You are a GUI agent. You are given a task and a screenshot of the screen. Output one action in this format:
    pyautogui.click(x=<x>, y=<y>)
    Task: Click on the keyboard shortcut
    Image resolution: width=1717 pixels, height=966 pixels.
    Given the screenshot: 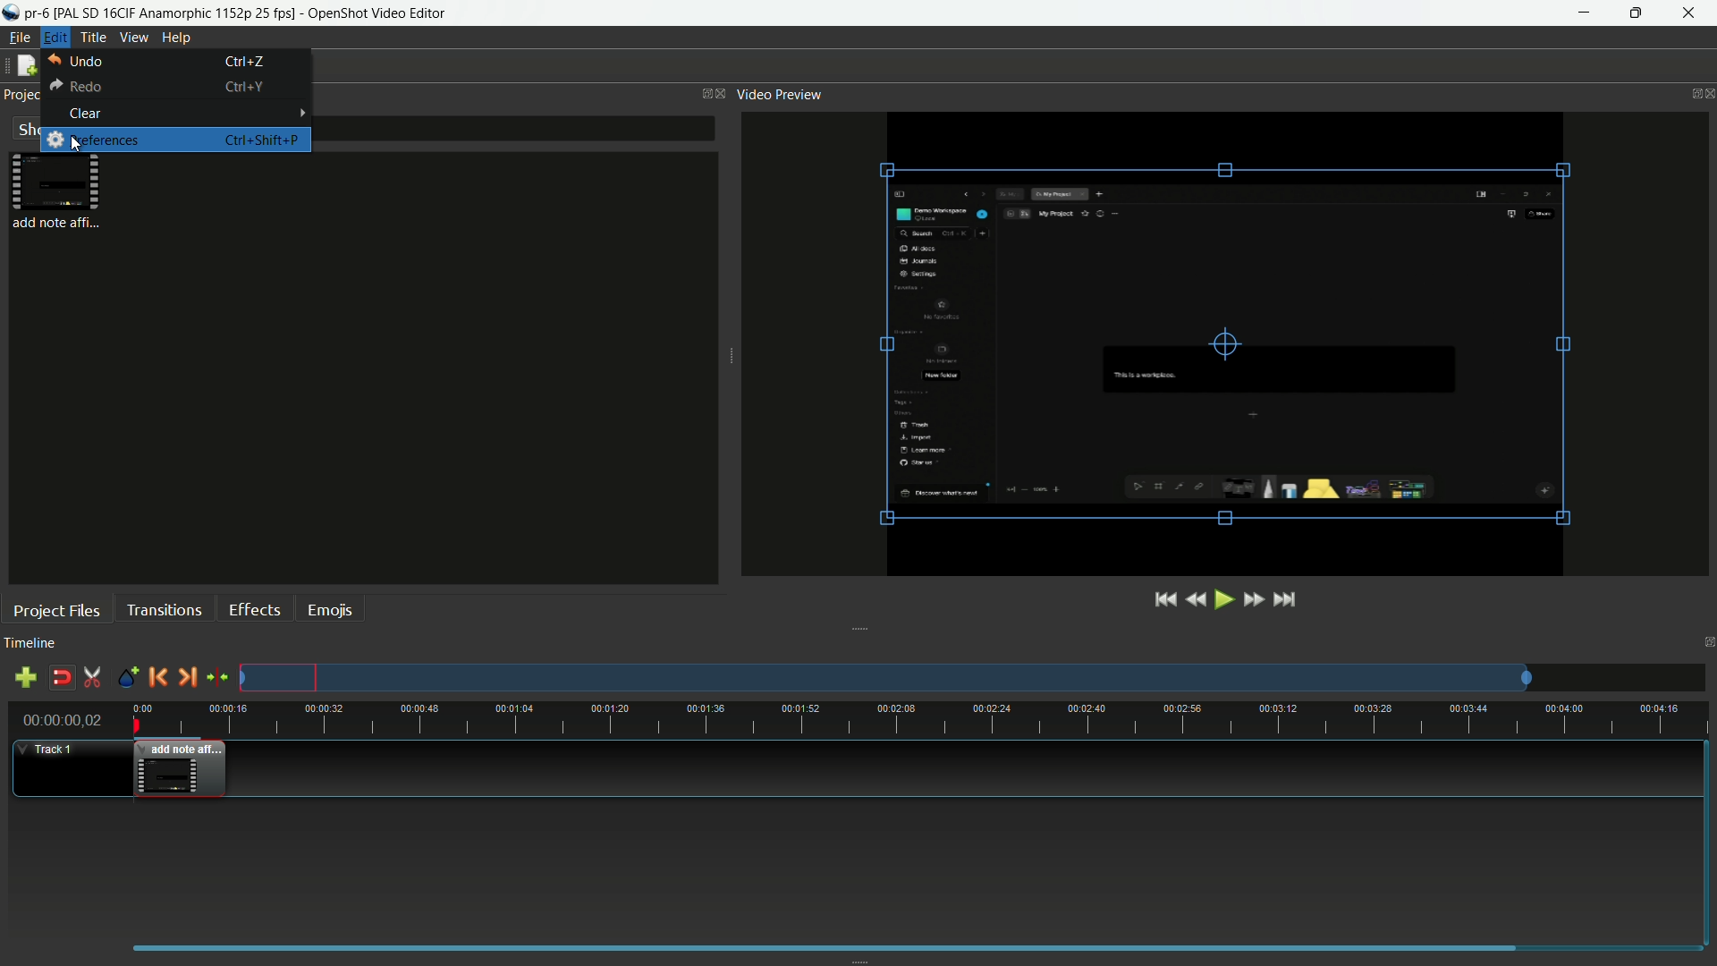 What is the action you would take?
    pyautogui.click(x=261, y=140)
    